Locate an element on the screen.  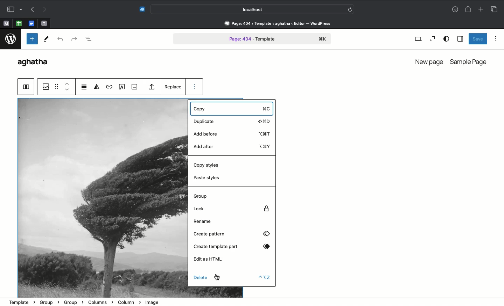
Undo is located at coordinates (33, 9).